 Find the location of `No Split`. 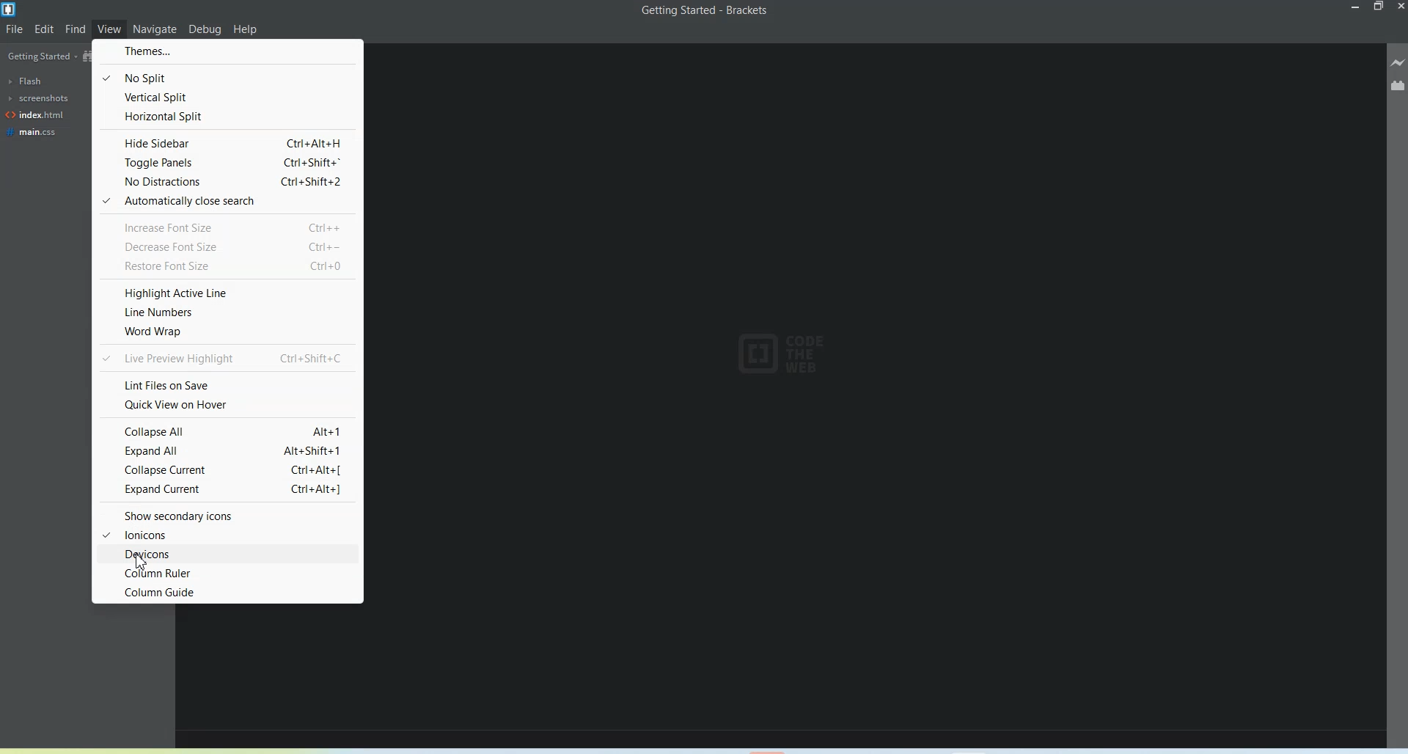

No Split is located at coordinates (227, 77).